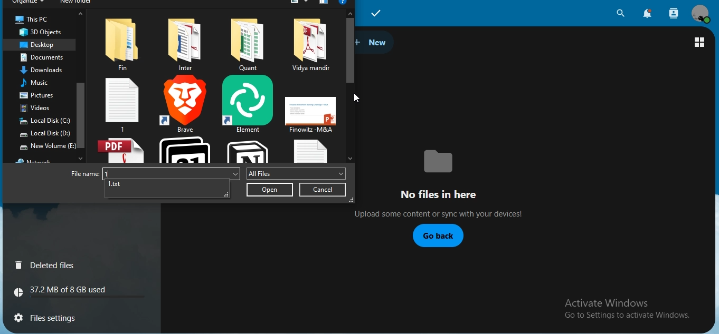 The image size is (719, 334). Describe the element at coordinates (124, 42) in the screenshot. I see `file` at that location.